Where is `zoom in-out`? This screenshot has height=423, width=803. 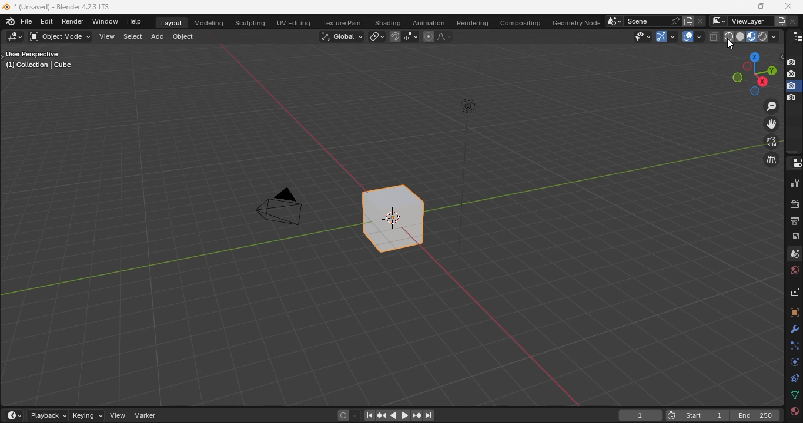
zoom in-out is located at coordinates (771, 106).